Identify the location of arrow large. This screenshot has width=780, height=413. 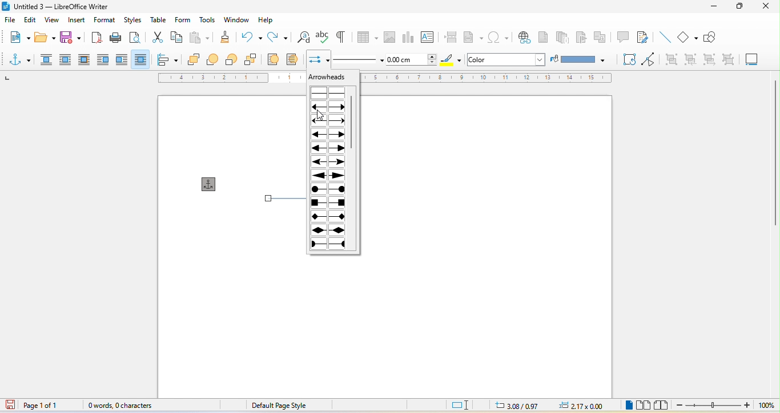
(330, 176).